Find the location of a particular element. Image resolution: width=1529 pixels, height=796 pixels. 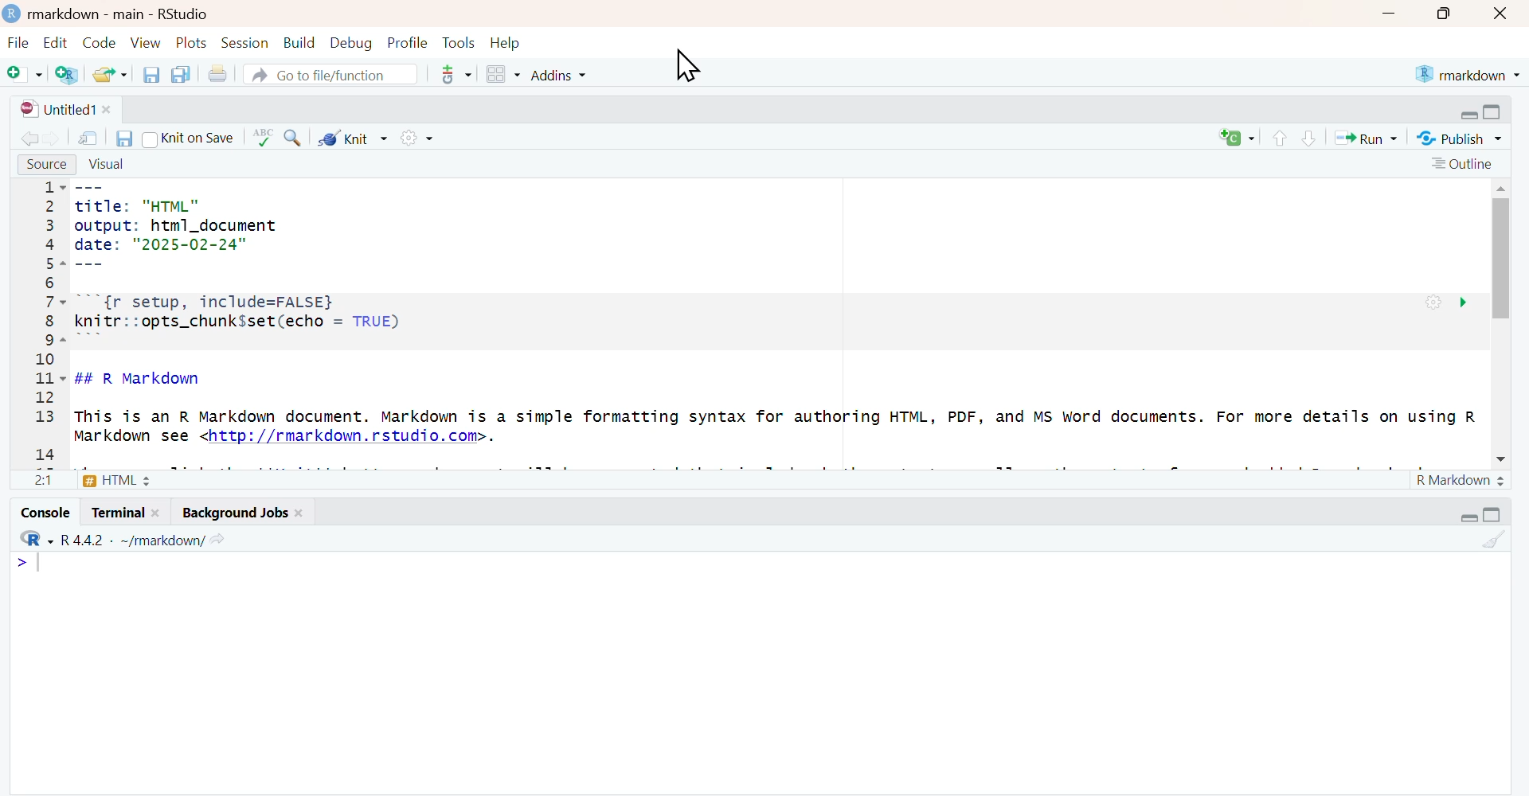

Profile is located at coordinates (407, 44).